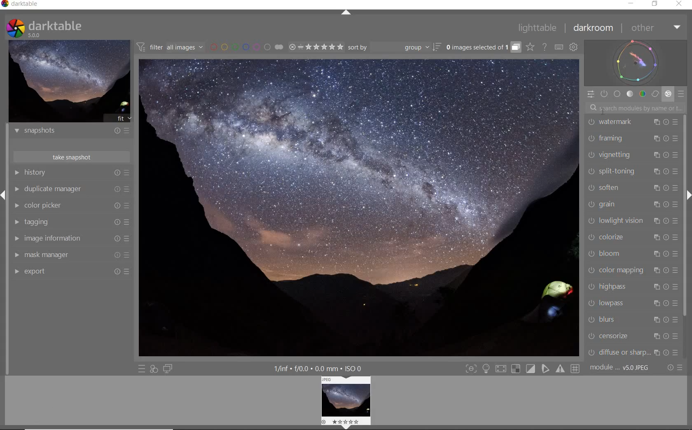  What do you see at coordinates (655, 287) in the screenshot?
I see `multiple instance actions` at bounding box center [655, 287].